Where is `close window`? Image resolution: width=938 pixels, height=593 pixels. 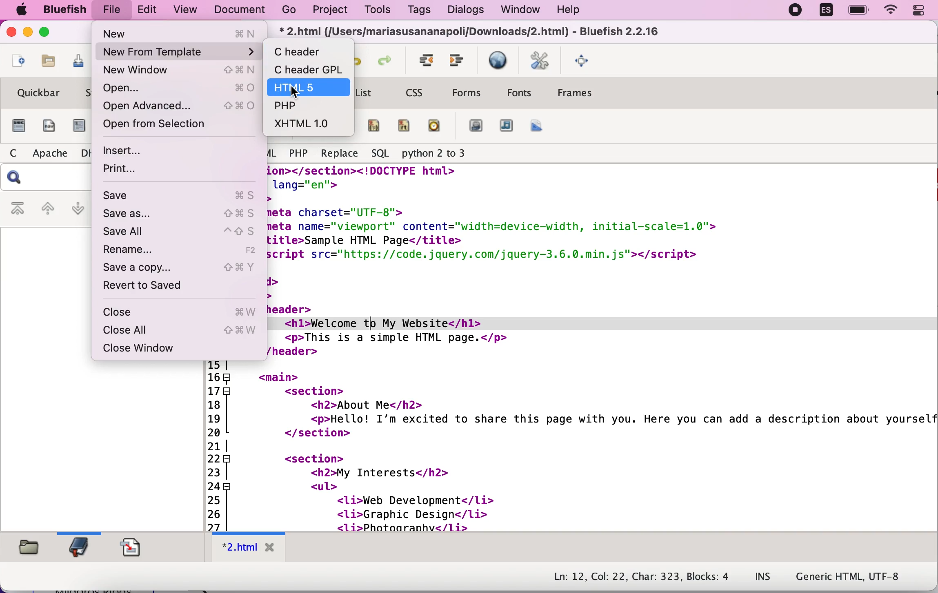 close window is located at coordinates (176, 348).